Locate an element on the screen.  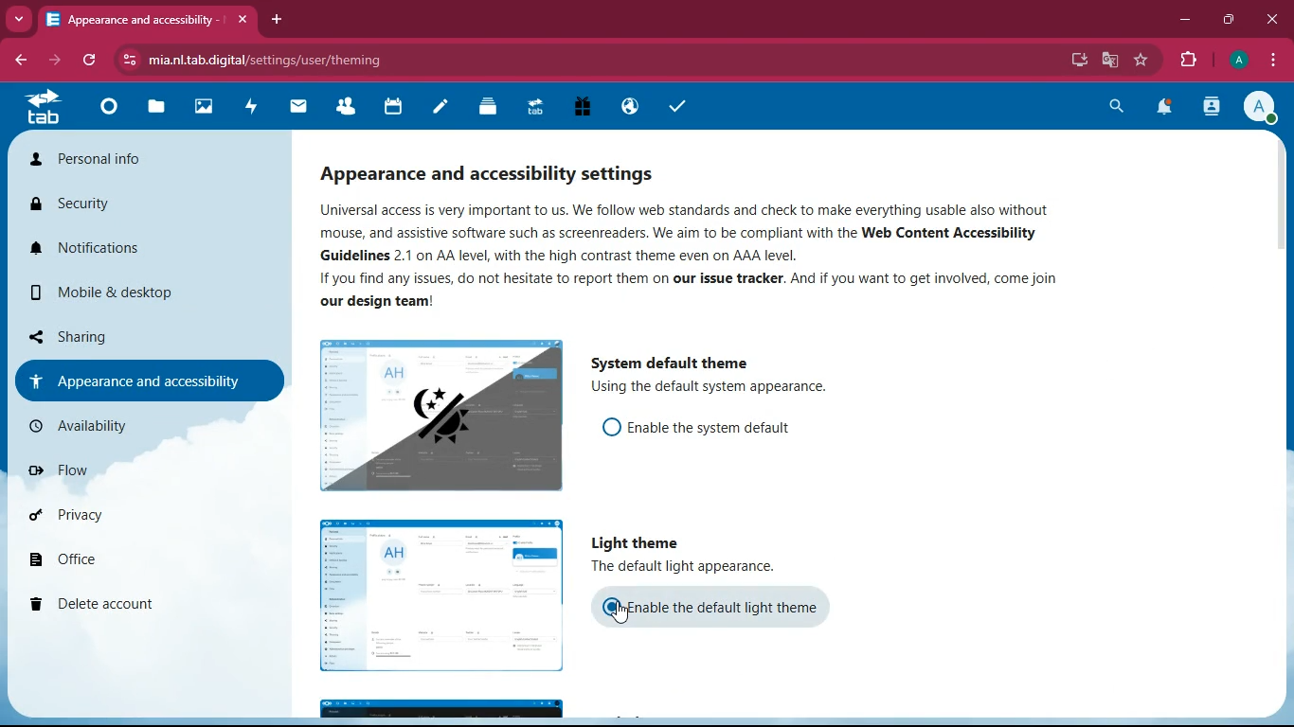
layers is located at coordinates (483, 109).